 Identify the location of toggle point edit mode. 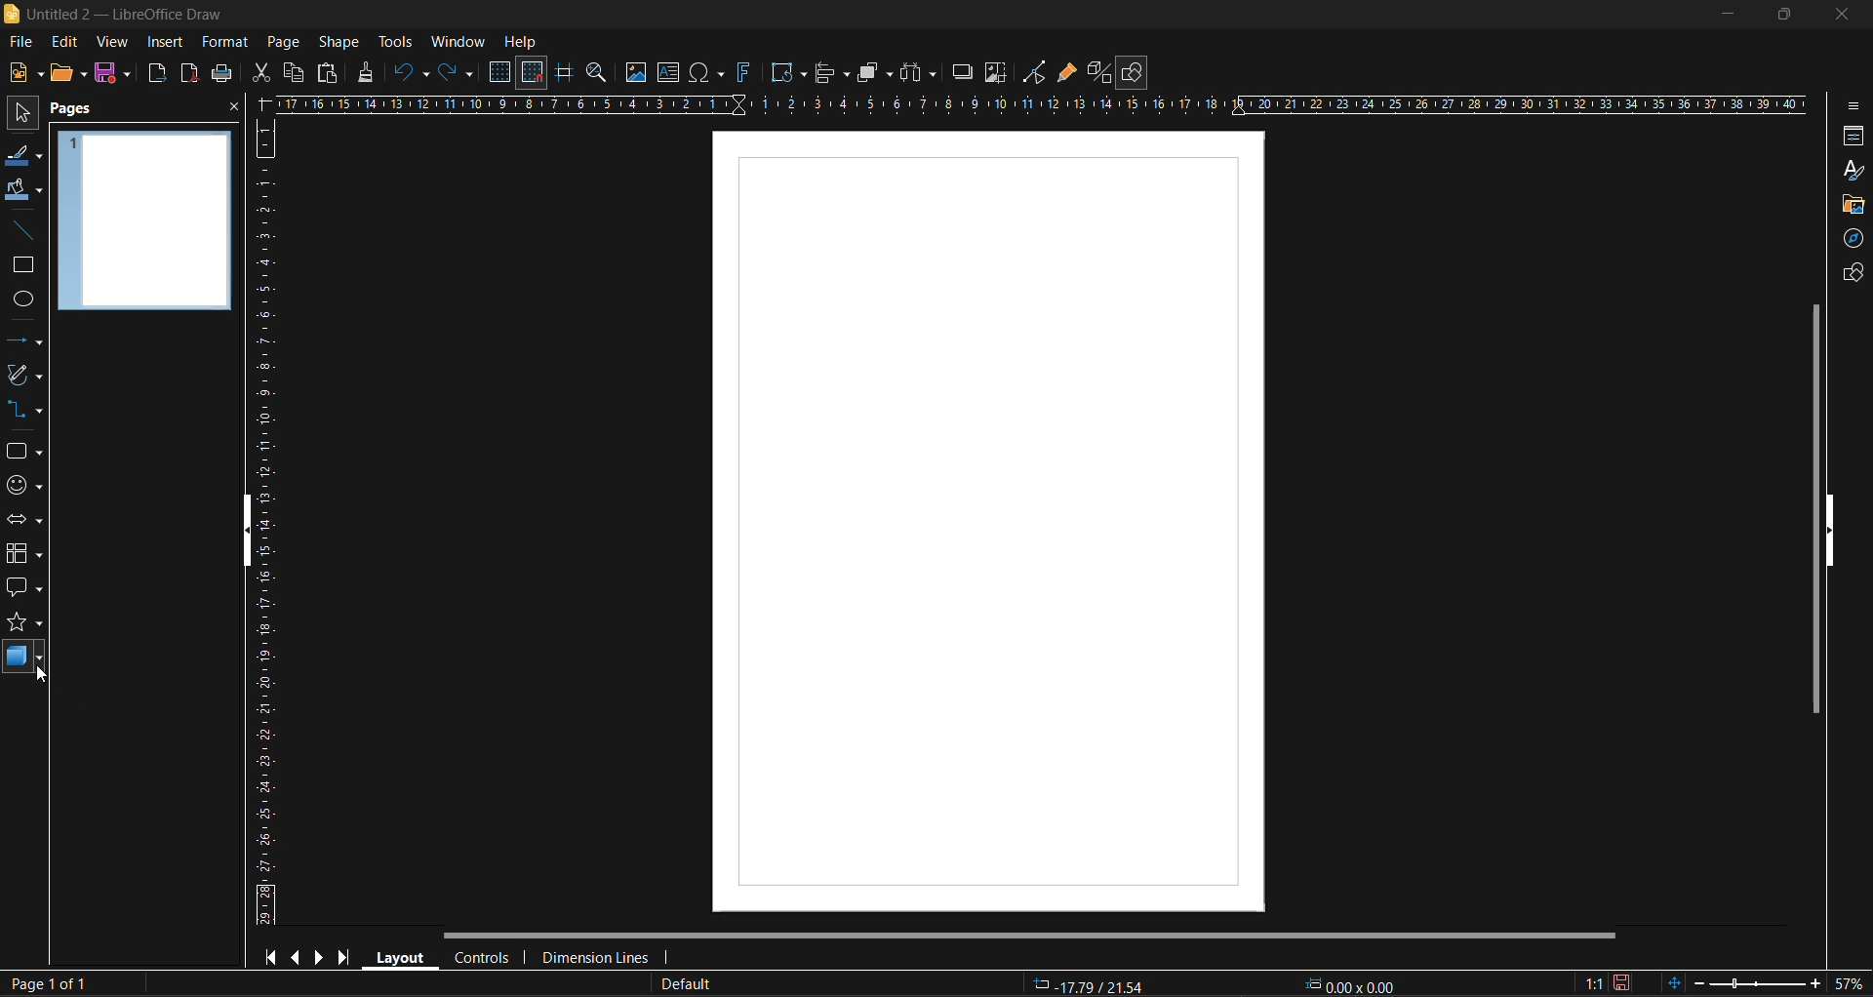
(1037, 70).